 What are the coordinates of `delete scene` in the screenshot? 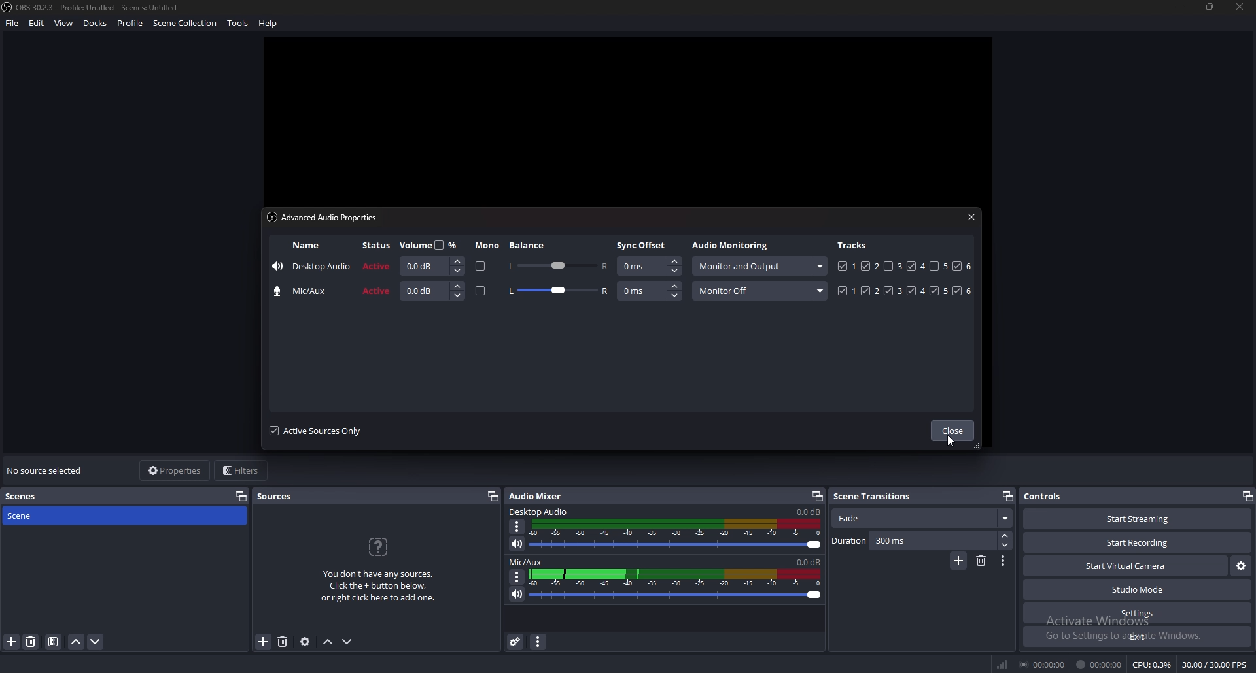 It's located at (983, 561).